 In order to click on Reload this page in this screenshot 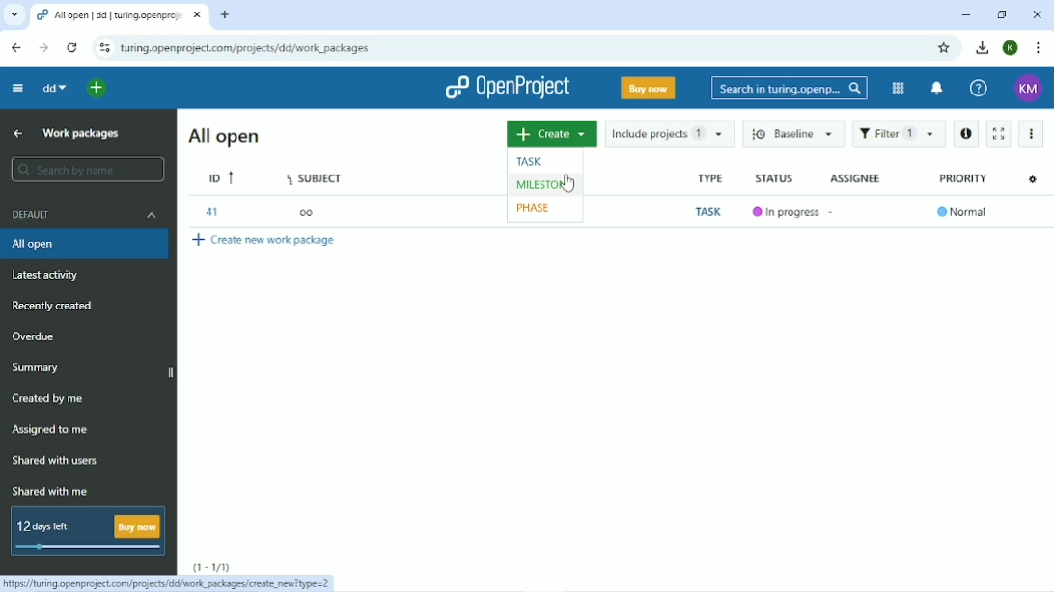, I will do `click(73, 47)`.